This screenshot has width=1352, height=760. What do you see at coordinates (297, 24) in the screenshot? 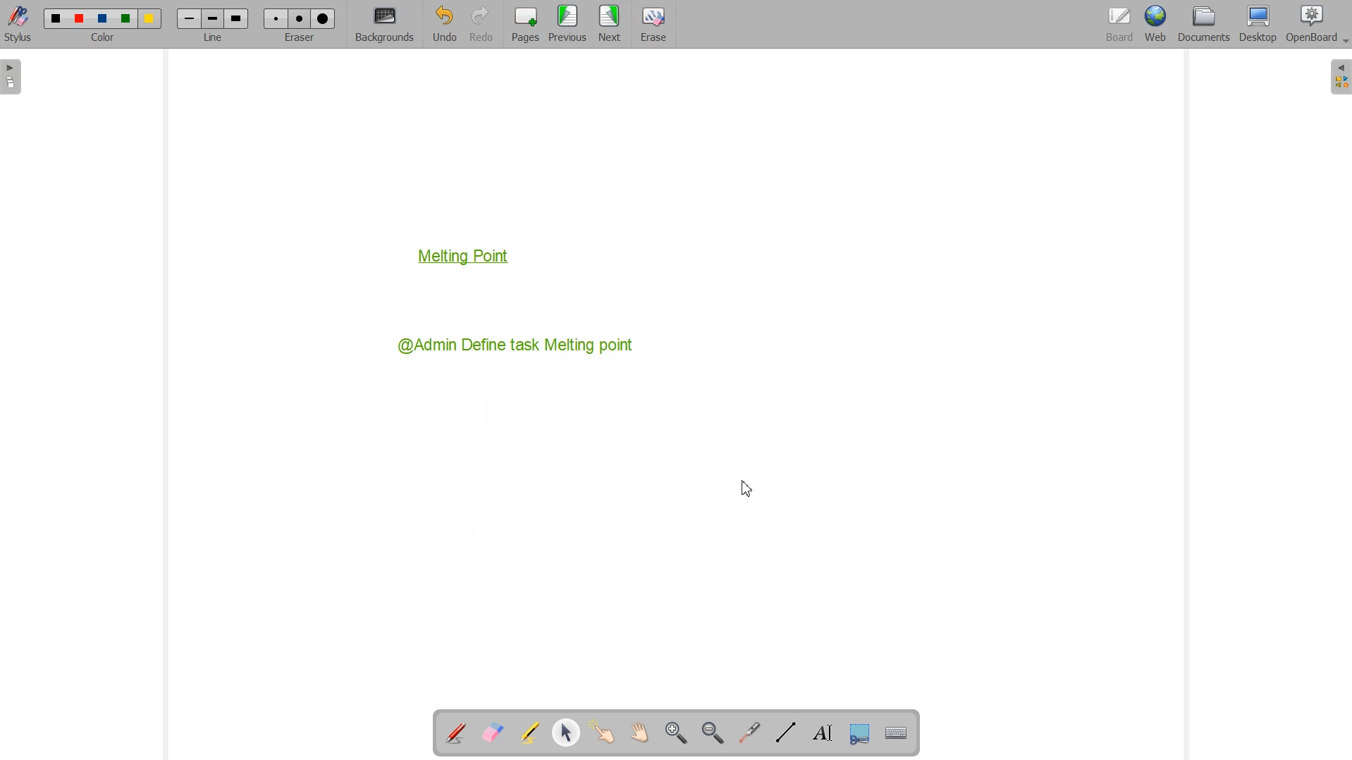
I see `Eraser` at bounding box center [297, 24].